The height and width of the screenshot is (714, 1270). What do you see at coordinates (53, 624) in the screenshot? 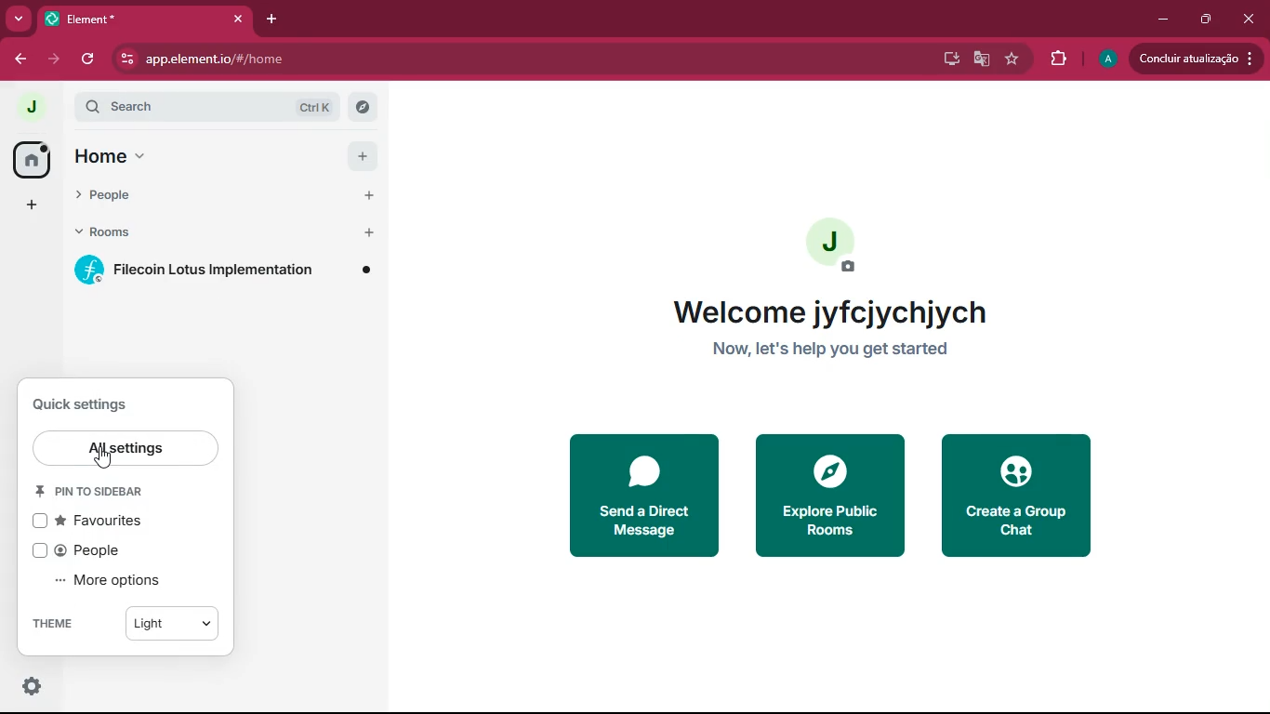
I see `theme` at bounding box center [53, 624].